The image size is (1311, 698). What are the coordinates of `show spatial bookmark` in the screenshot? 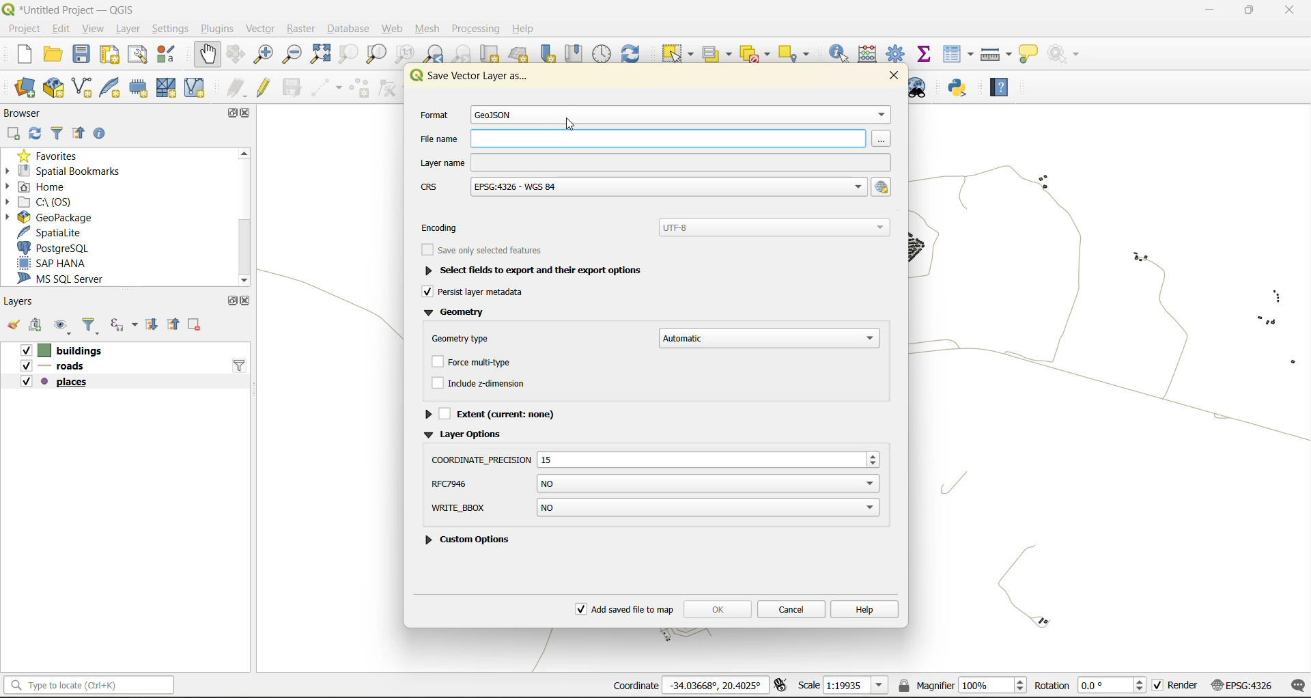 It's located at (578, 53).